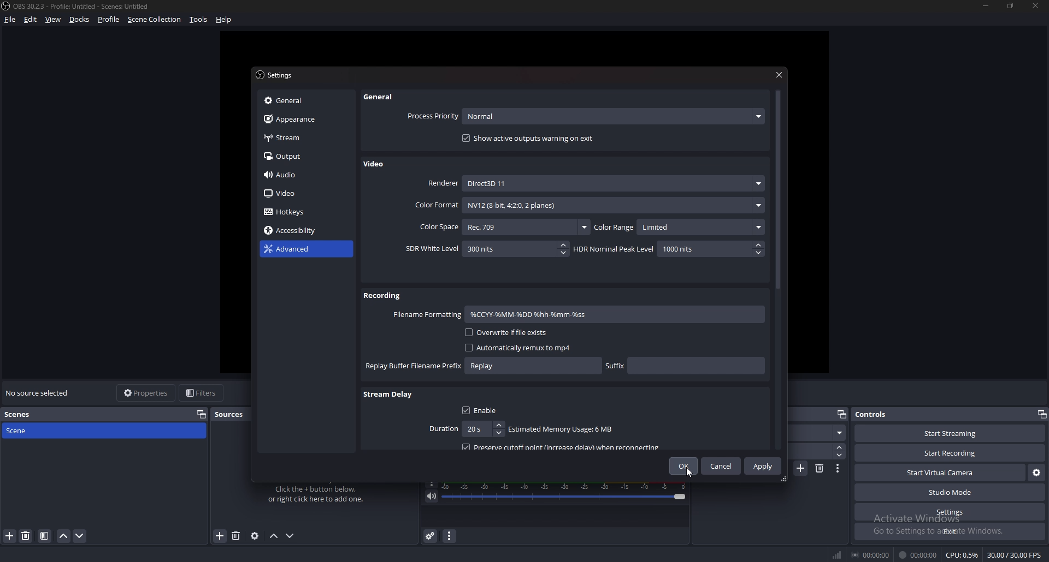 The width and height of the screenshot is (1049, 562). I want to click on exit, so click(951, 531).